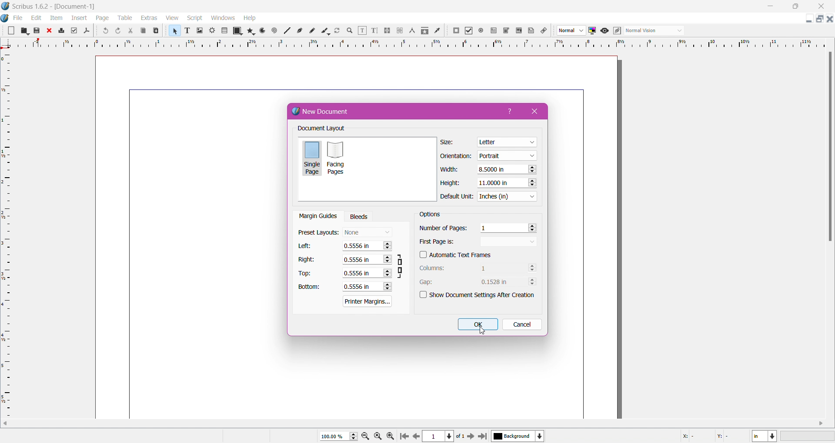 This screenshot has width=835, height=443. What do you see at coordinates (367, 288) in the screenshot?
I see `0.5556in [3]` at bounding box center [367, 288].